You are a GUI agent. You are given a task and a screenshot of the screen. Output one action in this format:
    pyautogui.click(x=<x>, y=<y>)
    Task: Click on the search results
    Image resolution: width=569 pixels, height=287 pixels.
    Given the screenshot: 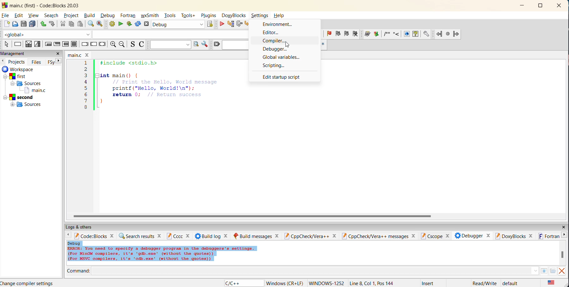 What is the action you would take?
    pyautogui.click(x=141, y=236)
    